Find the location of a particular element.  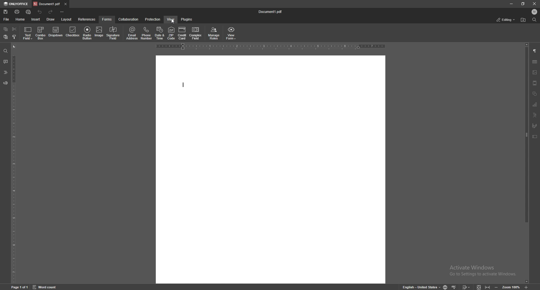

file is located at coordinates (6, 19).